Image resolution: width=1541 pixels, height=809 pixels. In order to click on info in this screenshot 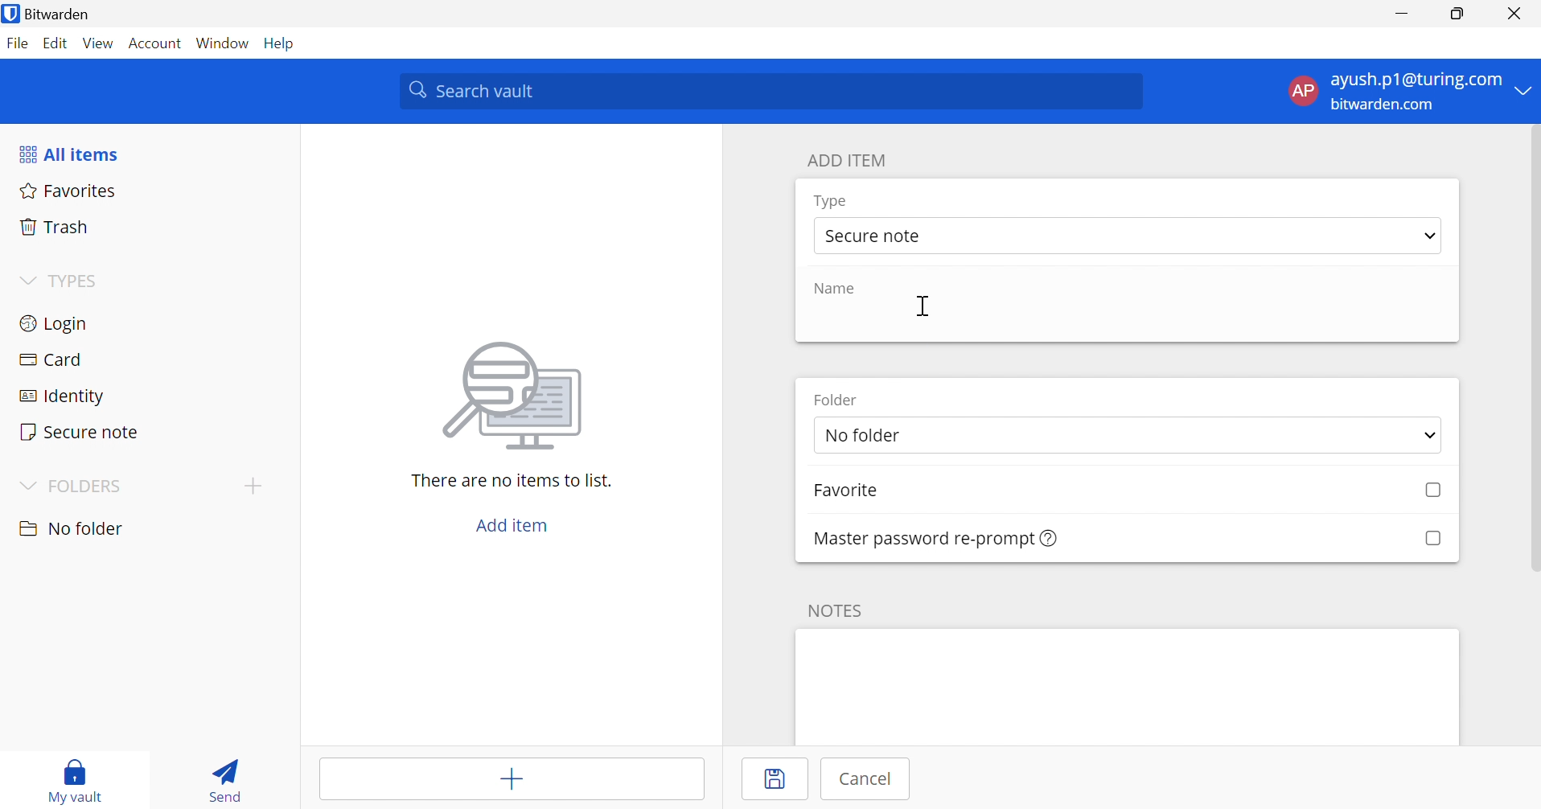, I will do `click(1050, 539)`.